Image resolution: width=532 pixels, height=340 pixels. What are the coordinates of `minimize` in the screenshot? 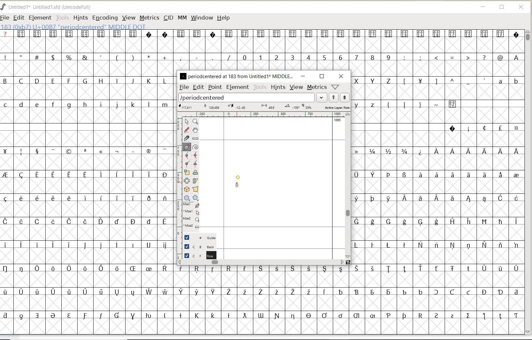 It's located at (303, 76).